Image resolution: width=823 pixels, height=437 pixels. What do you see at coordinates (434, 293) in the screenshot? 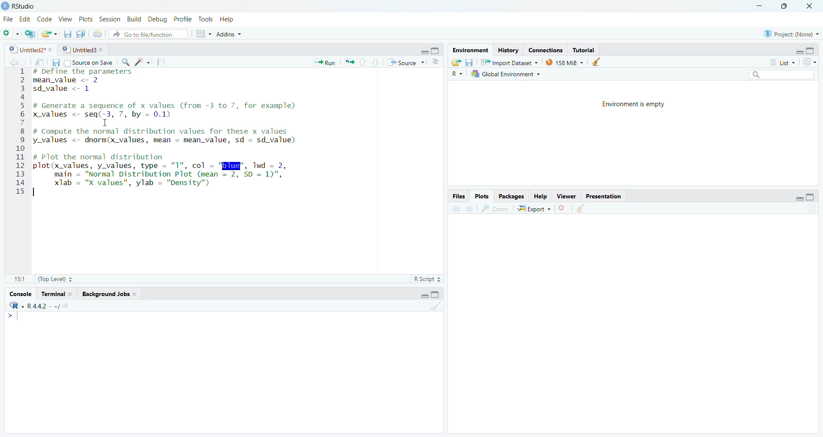
I see `maximize/minimize` at bounding box center [434, 293].